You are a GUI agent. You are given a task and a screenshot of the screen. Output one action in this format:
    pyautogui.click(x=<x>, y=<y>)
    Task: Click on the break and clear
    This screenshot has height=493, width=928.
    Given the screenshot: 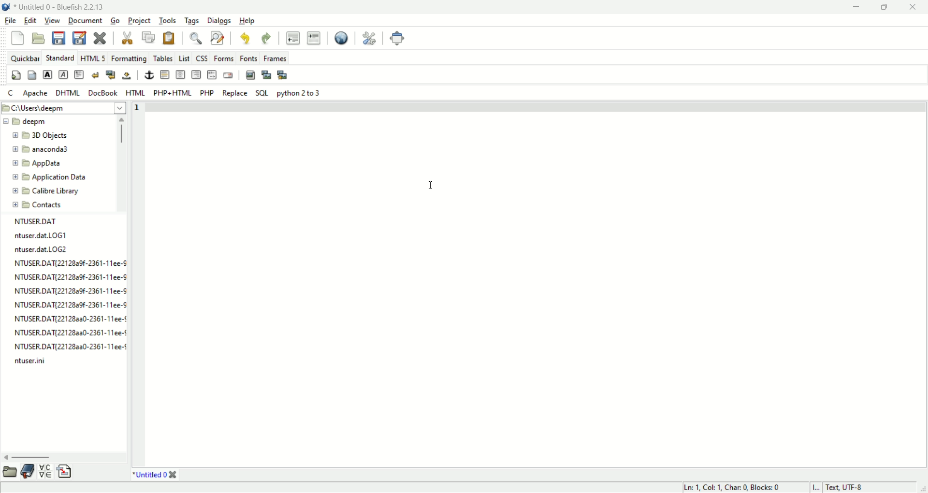 What is the action you would take?
    pyautogui.click(x=111, y=75)
    